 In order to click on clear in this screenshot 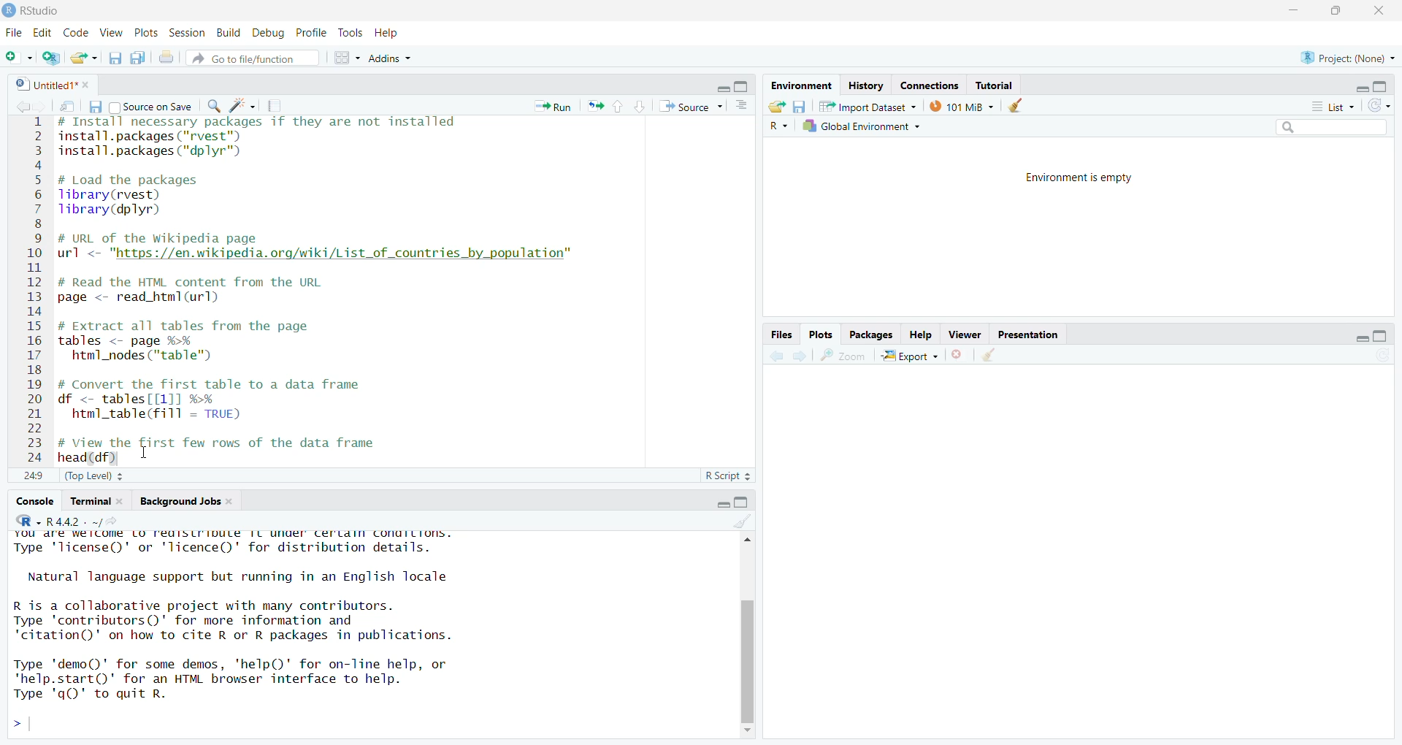, I will do `click(987, 354)`.